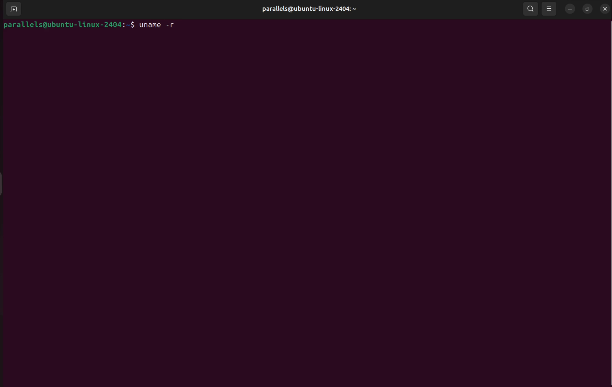  What do you see at coordinates (550, 9) in the screenshot?
I see `view options` at bounding box center [550, 9].